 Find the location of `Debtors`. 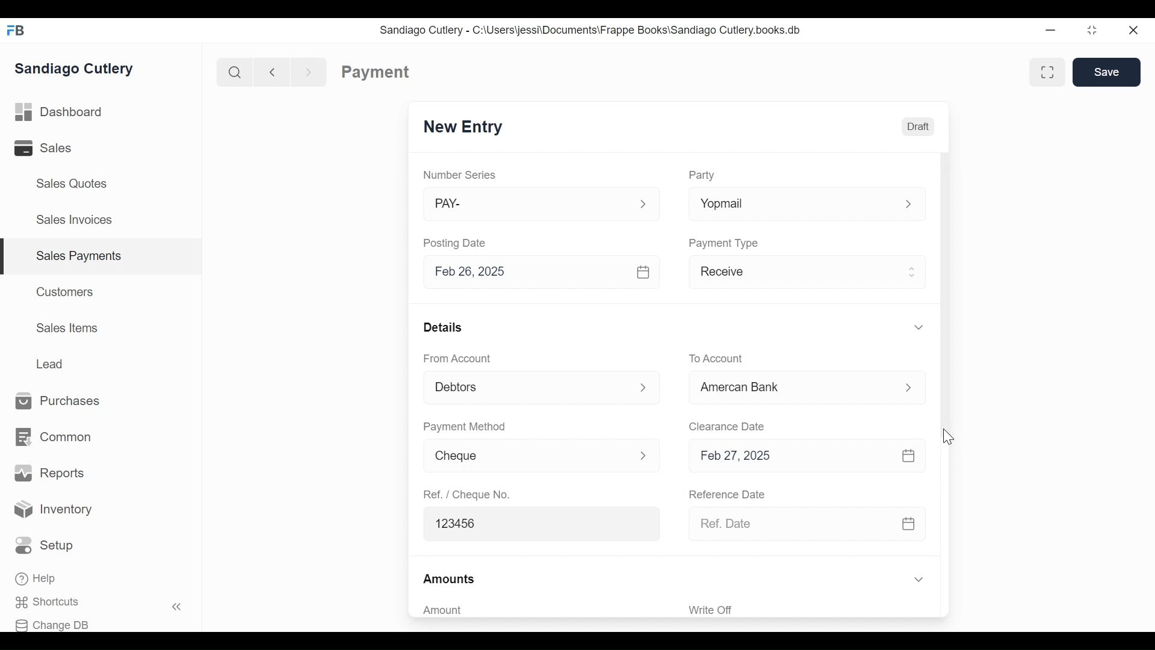

Debtors is located at coordinates (526, 389).